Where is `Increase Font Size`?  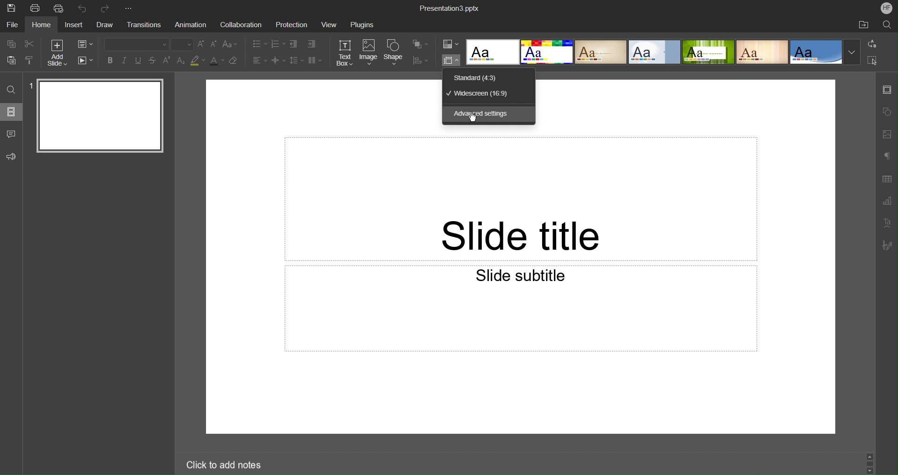
Increase Font Size is located at coordinates (202, 45).